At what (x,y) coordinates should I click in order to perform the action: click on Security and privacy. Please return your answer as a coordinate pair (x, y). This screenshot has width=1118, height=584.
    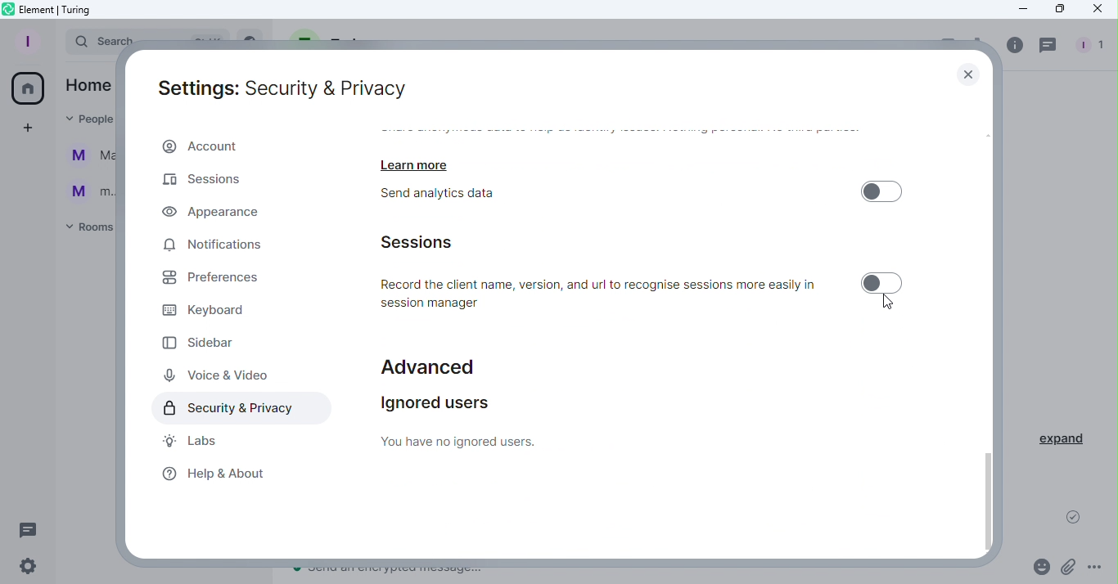
    Looking at the image, I should click on (237, 407).